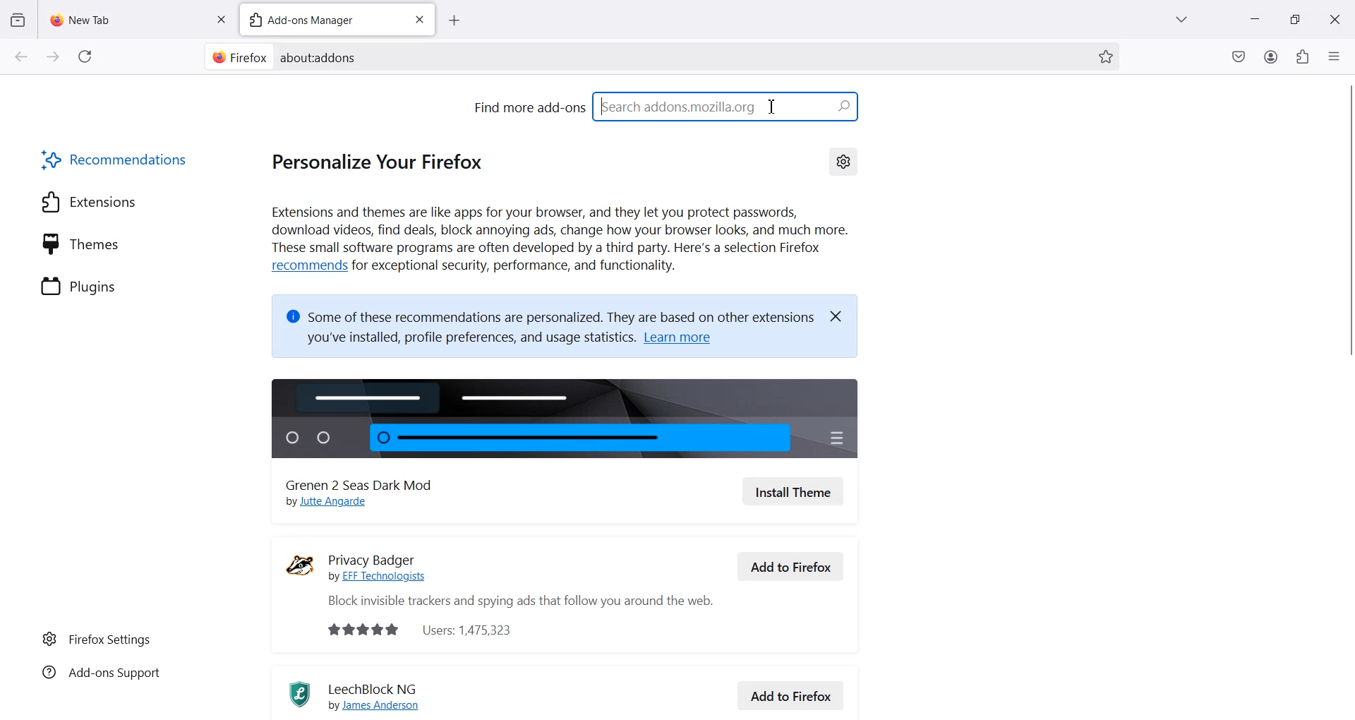  Describe the element at coordinates (792, 694) in the screenshot. I see `Add to Firefox` at that location.